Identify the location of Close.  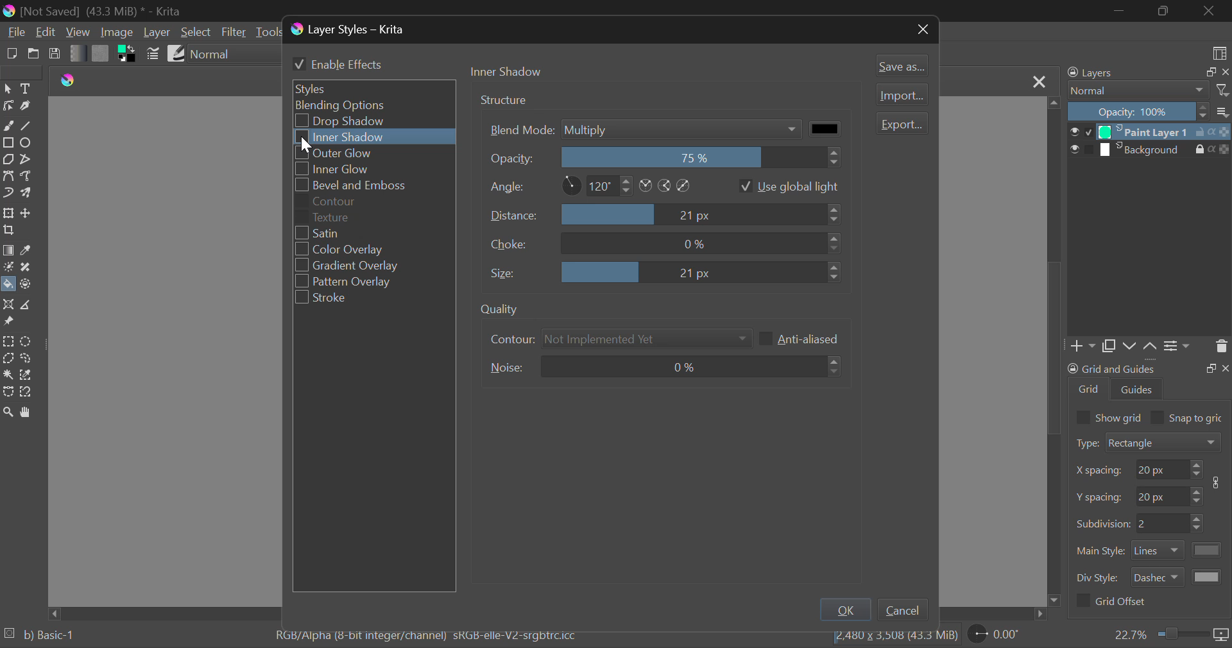
(920, 27).